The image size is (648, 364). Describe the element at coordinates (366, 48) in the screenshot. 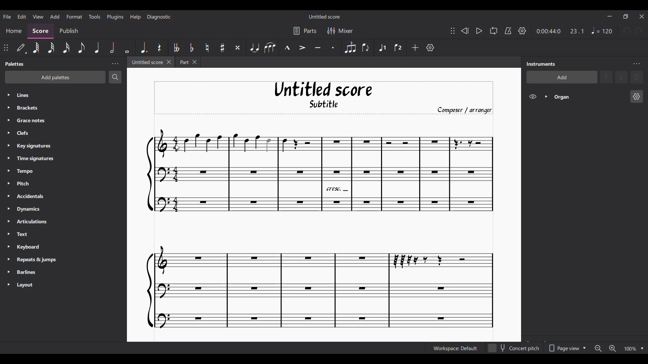

I see `Flip direction` at that location.